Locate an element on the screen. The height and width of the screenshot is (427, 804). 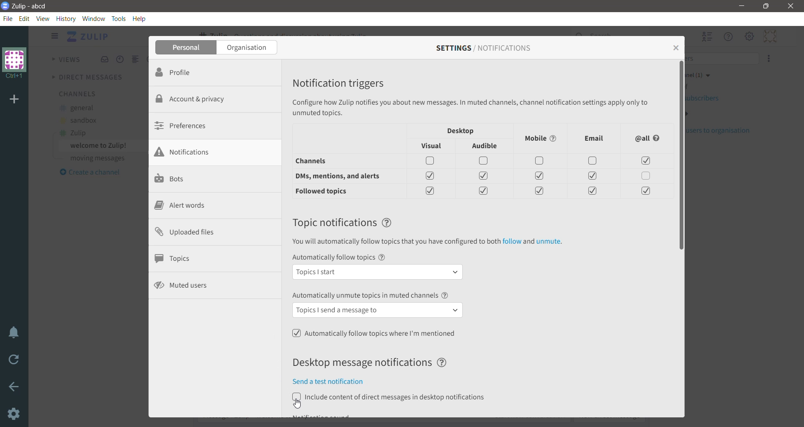
You will automatically follow topics that you have configured to both follow and unmute. is located at coordinates (426, 242).